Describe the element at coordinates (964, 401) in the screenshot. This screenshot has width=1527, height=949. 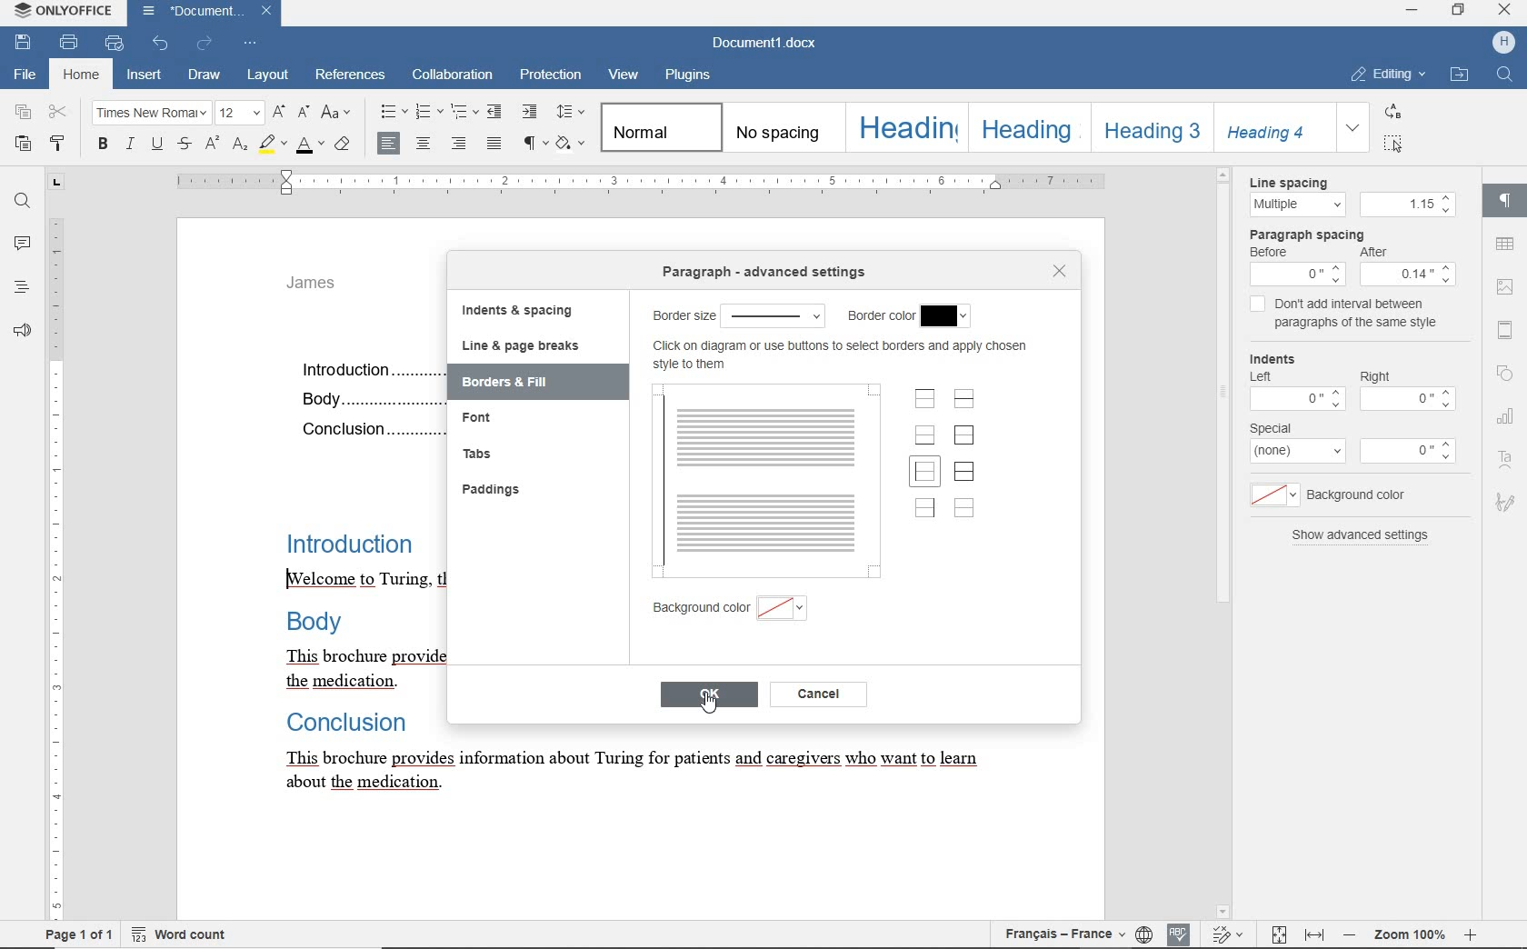
I see `set horizontal inner lines only` at that location.